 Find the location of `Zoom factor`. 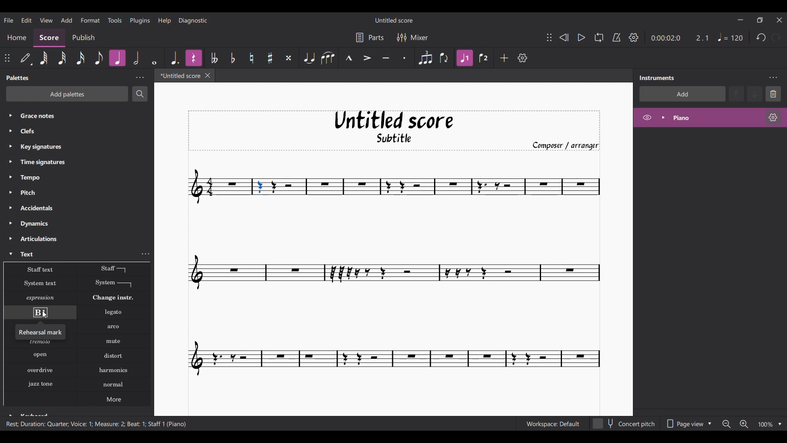

Zoom factor is located at coordinates (766, 424).